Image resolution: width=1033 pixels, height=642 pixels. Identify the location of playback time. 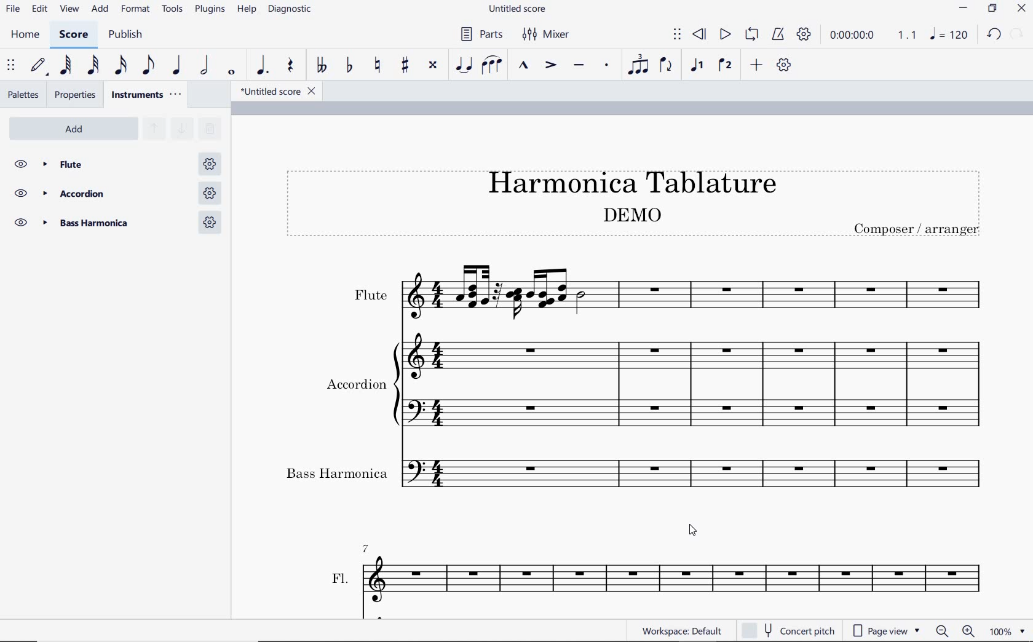
(855, 37).